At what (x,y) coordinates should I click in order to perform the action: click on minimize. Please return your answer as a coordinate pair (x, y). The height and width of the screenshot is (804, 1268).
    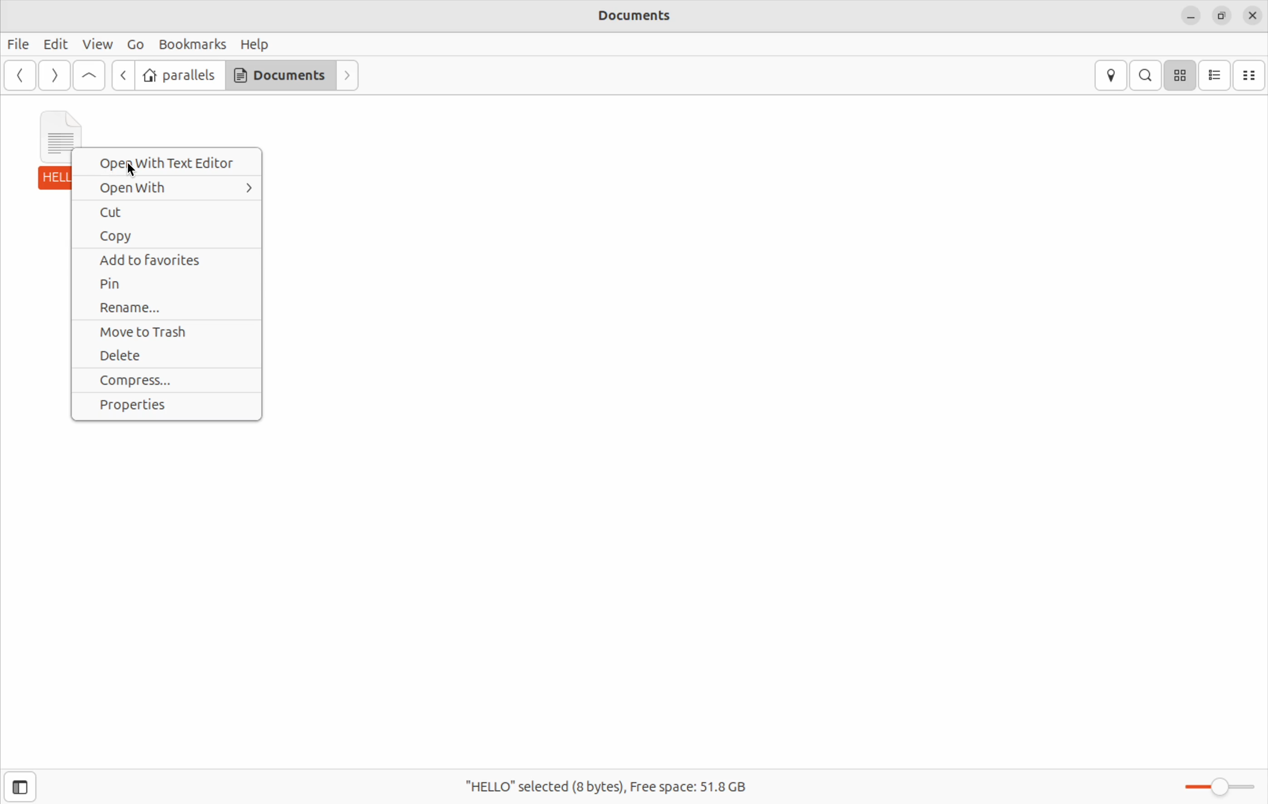
    Looking at the image, I should click on (1190, 17).